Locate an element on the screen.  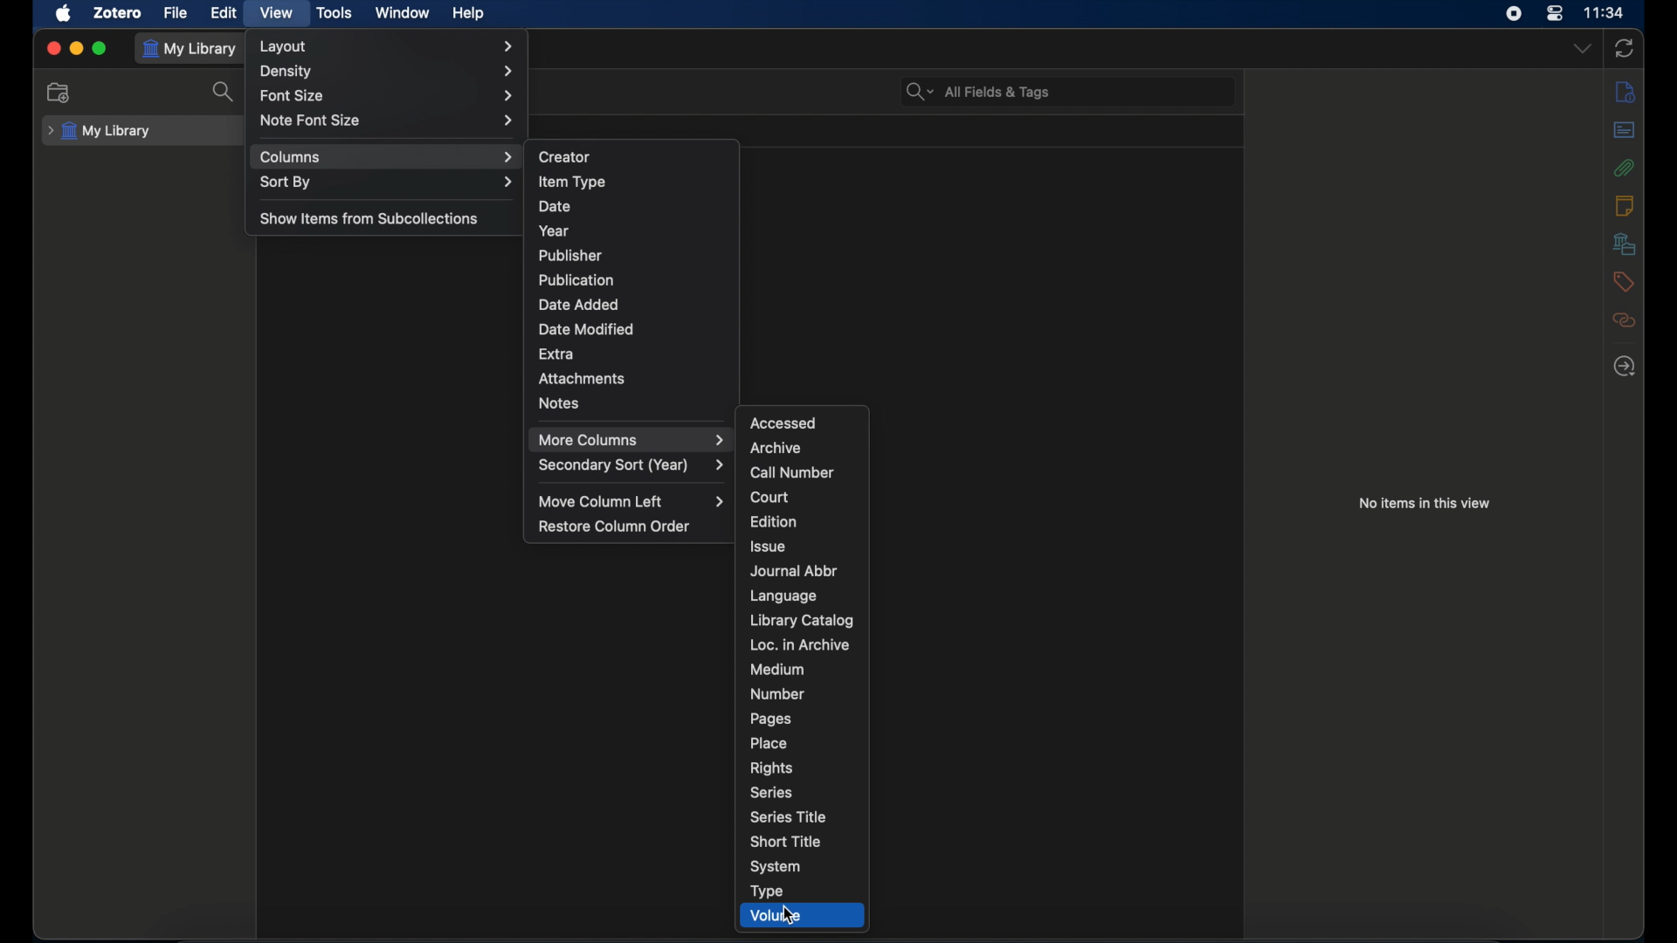
creator is located at coordinates (565, 155).